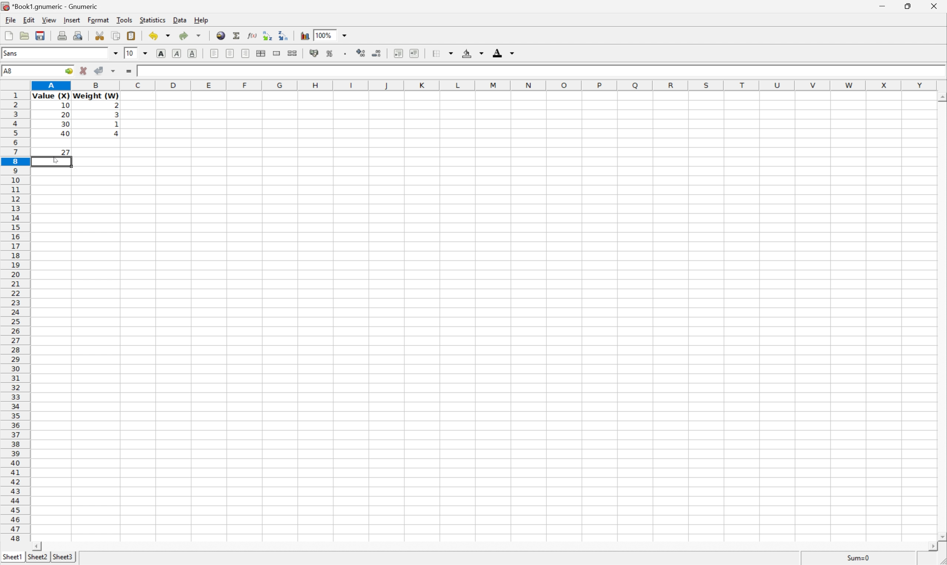 This screenshot has width=947, height=565. Describe the element at coordinates (230, 54) in the screenshot. I see `Center horizontally` at that location.